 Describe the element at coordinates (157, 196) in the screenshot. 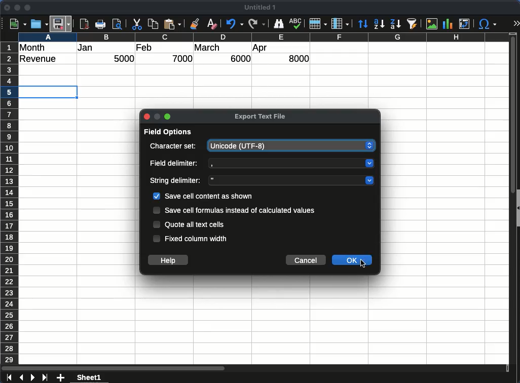

I see `checkbox ` at that location.